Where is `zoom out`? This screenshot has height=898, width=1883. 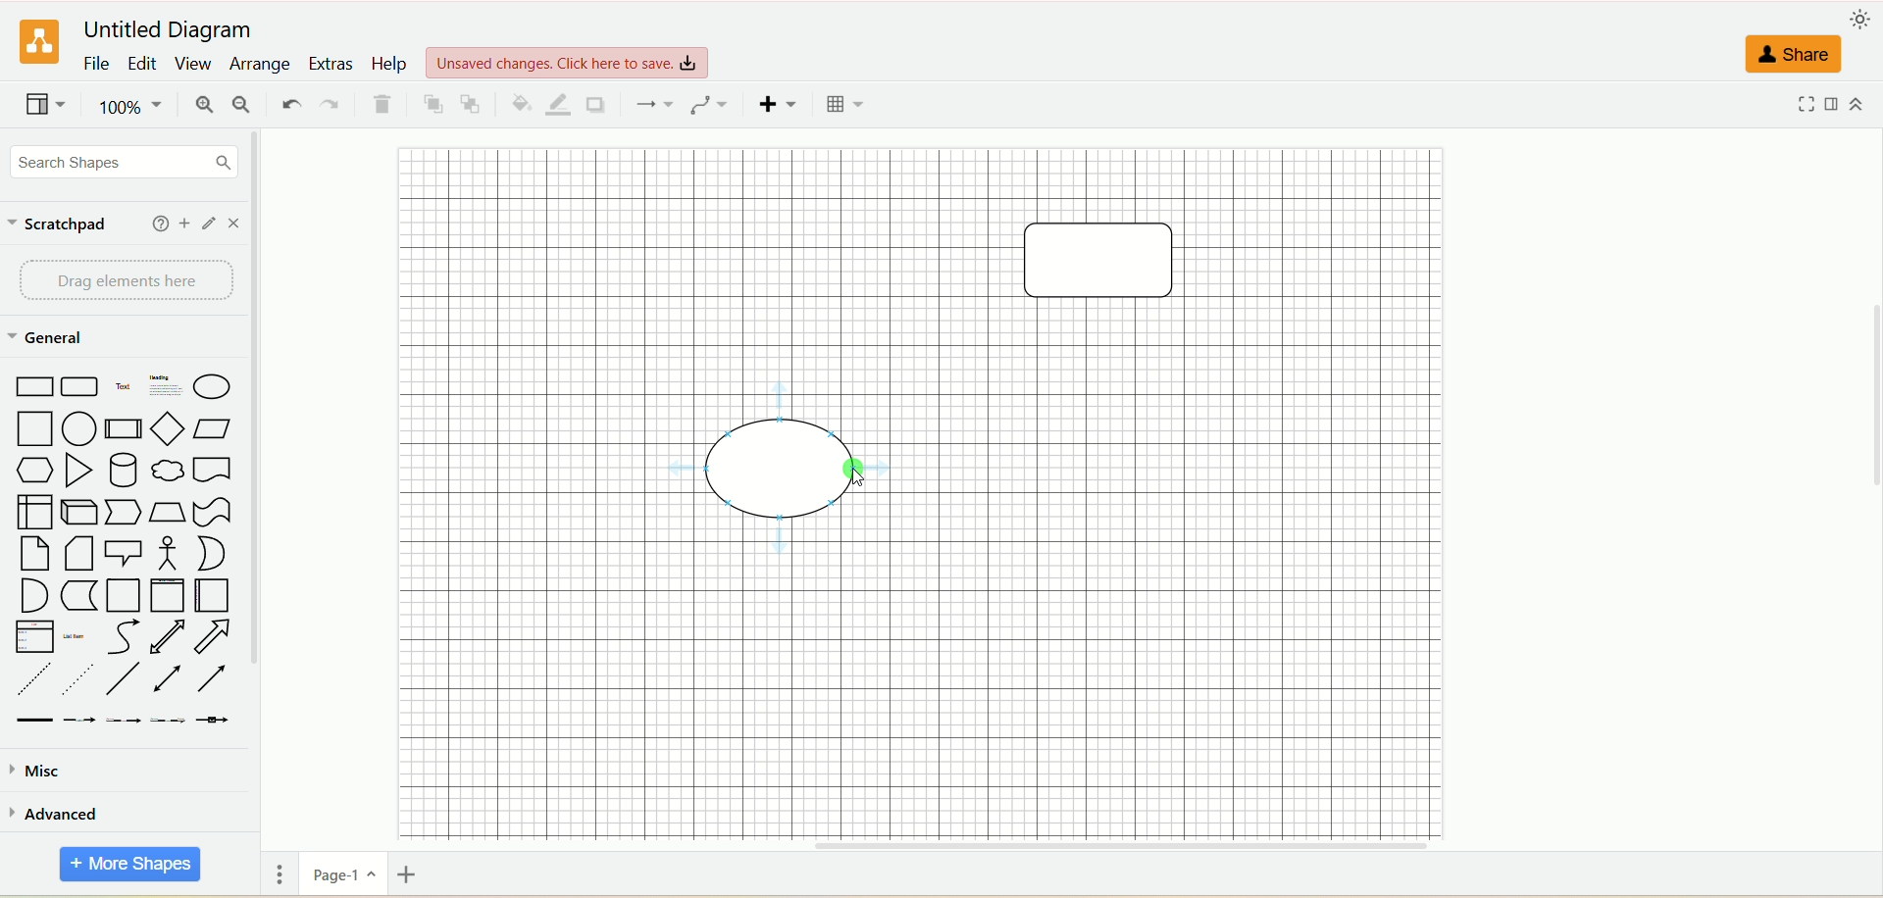
zoom out is located at coordinates (244, 106).